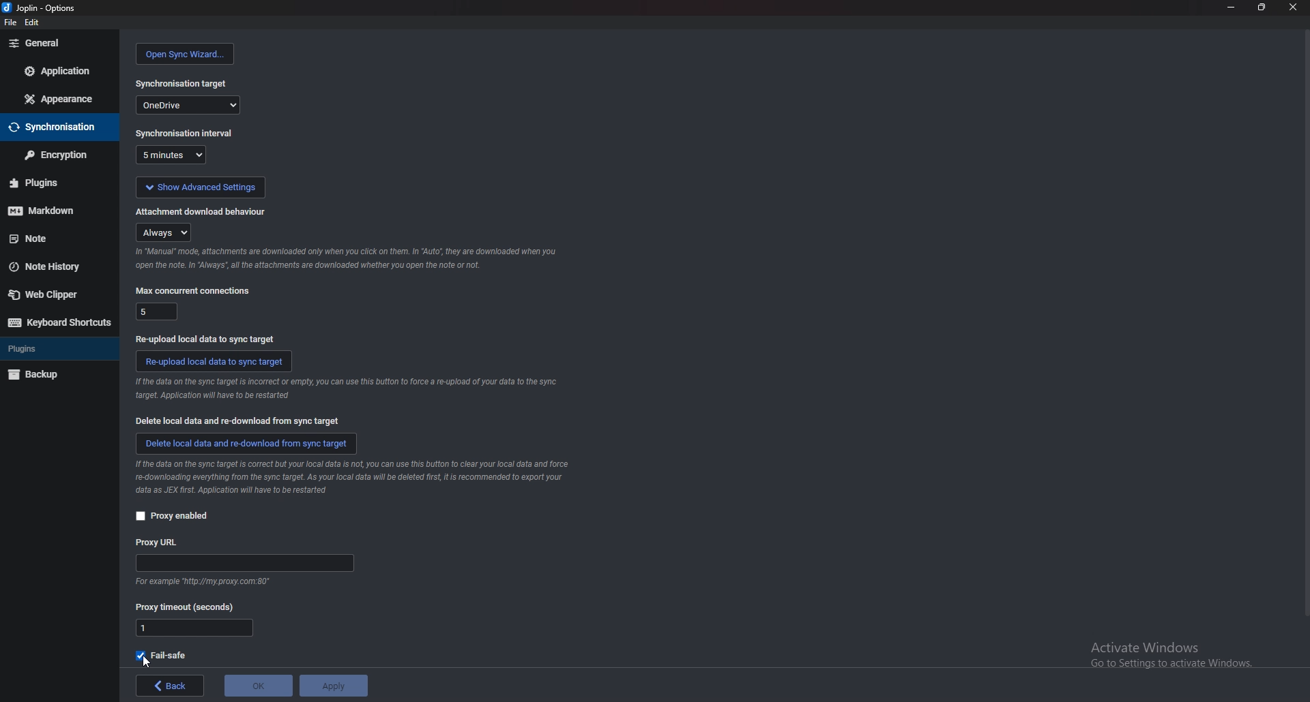 Image resolution: width=1310 pixels, height=702 pixels. What do you see at coordinates (61, 98) in the screenshot?
I see `appearance` at bounding box center [61, 98].